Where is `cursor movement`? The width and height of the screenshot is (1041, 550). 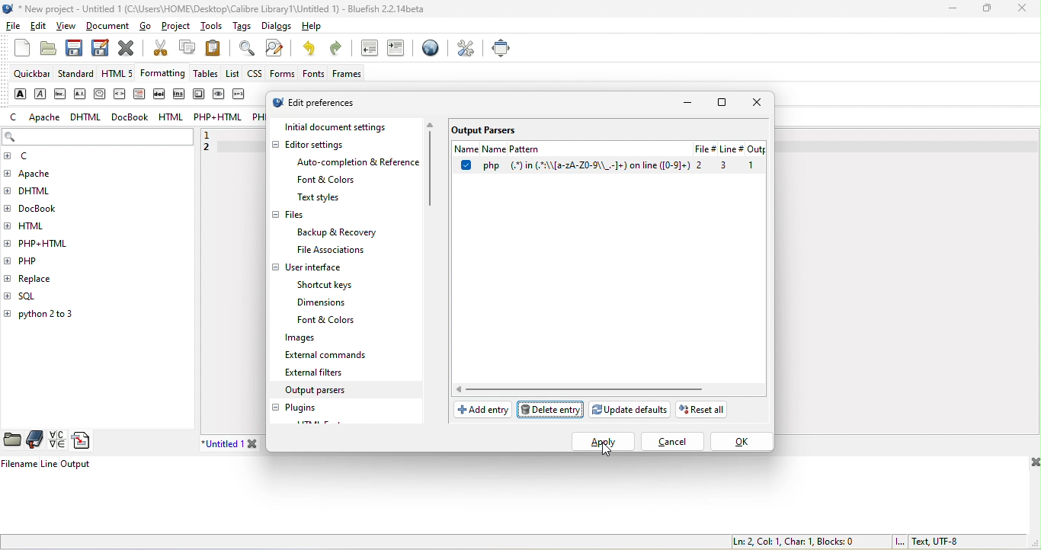
cursor movement is located at coordinates (610, 449).